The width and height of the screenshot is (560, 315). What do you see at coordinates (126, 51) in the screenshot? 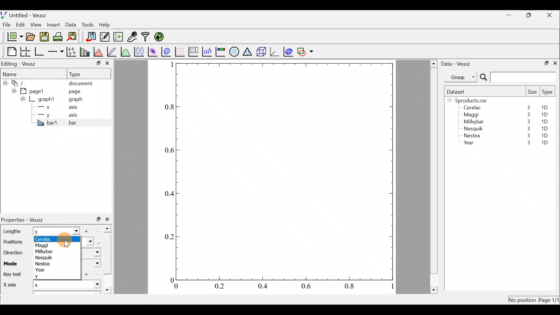
I see `Plot a function` at bounding box center [126, 51].